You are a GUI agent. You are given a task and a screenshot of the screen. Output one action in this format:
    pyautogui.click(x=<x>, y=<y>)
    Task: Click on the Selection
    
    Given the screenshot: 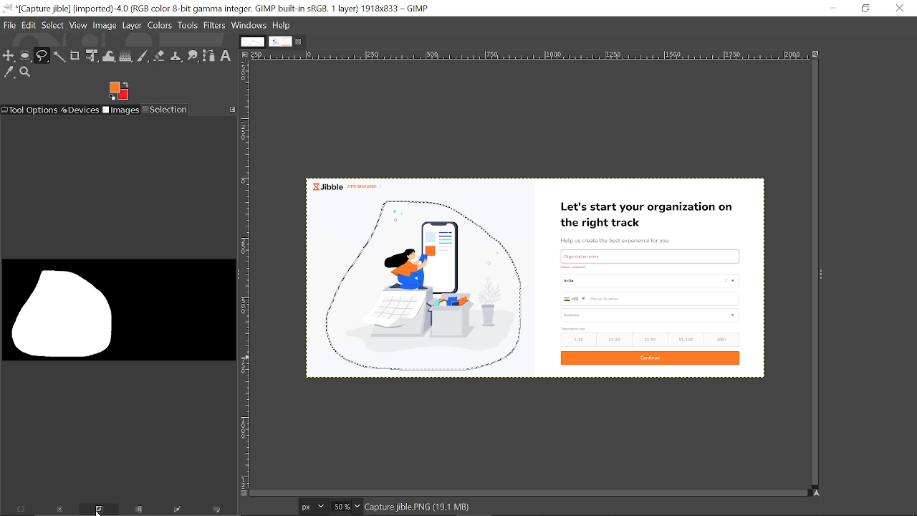 What is the action you would take?
    pyautogui.click(x=165, y=110)
    